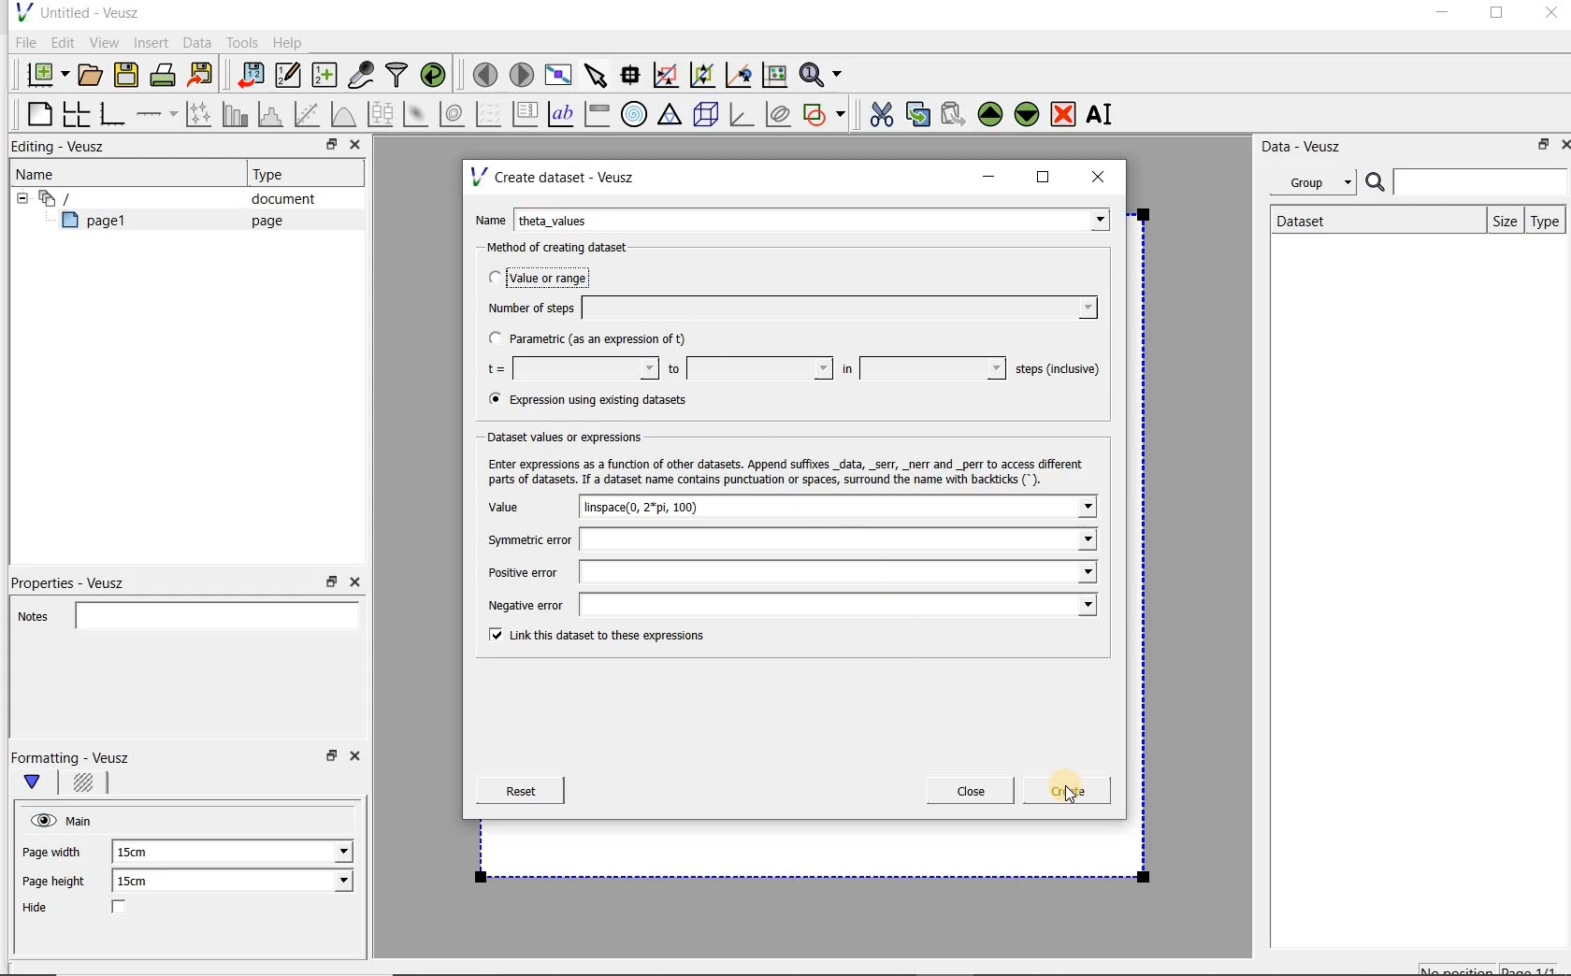 The height and width of the screenshot is (976, 1571). What do you see at coordinates (742, 116) in the screenshot?
I see `3d graph` at bounding box center [742, 116].